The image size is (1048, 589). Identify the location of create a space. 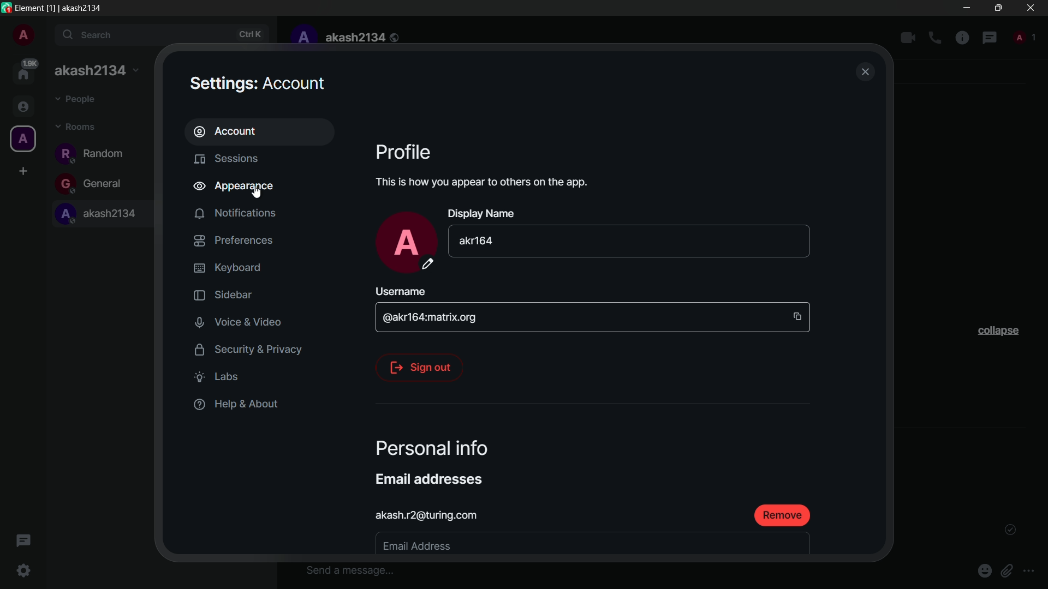
(24, 171).